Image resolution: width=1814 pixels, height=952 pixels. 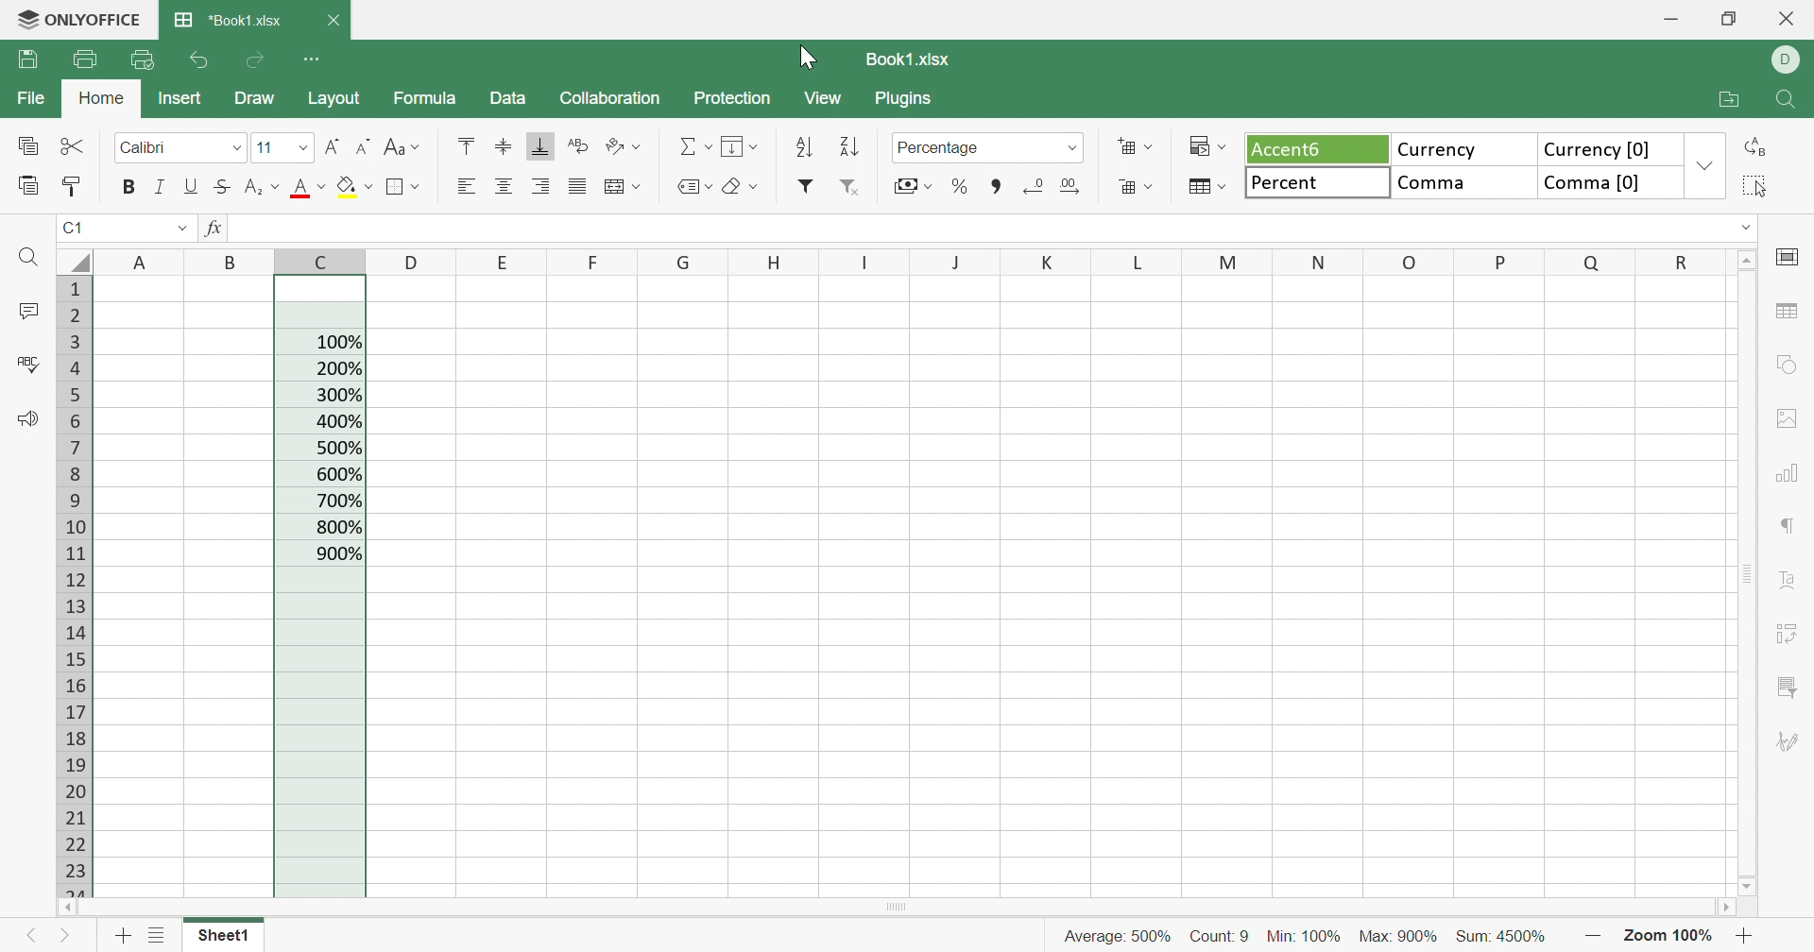 What do you see at coordinates (467, 144) in the screenshot?
I see `Align Top` at bounding box center [467, 144].